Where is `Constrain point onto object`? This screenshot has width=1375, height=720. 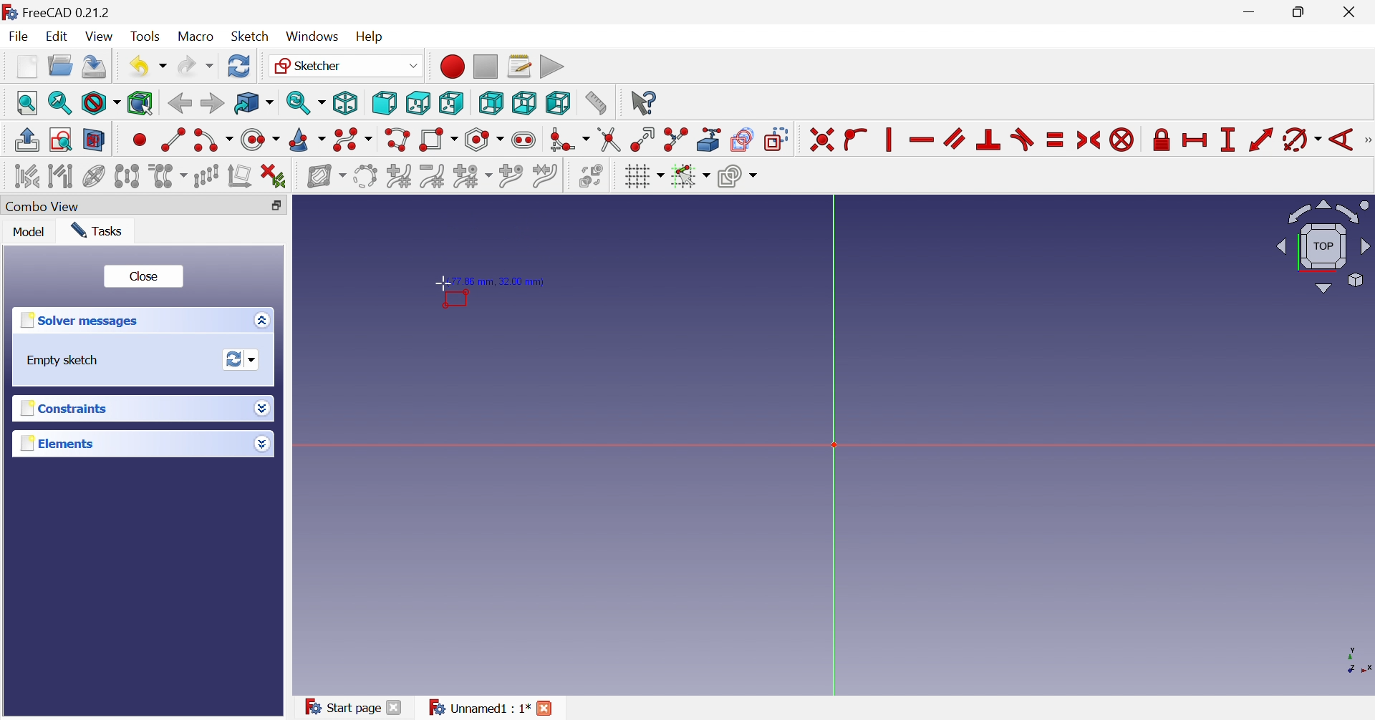
Constrain point onto object is located at coordinates (855, 137).